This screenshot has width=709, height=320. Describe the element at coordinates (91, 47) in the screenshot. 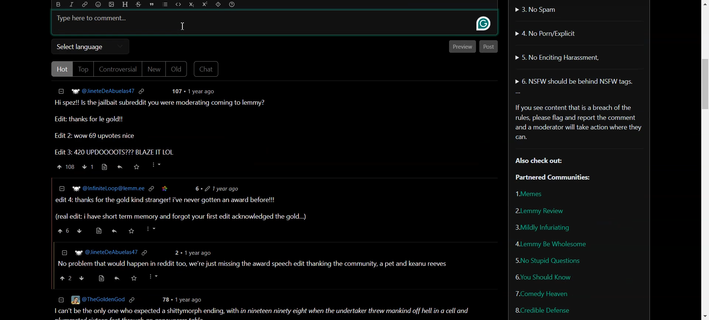

I see `Select language` at that location.